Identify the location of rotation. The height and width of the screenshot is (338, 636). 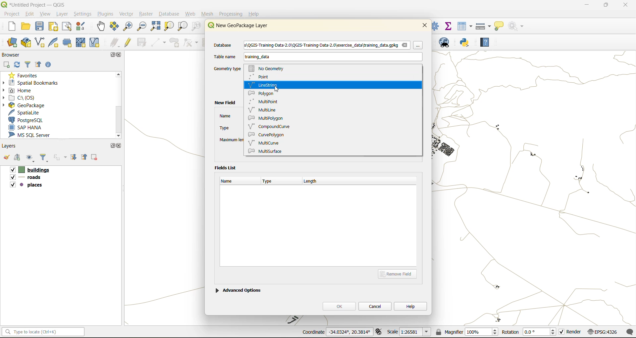
(529, 332).